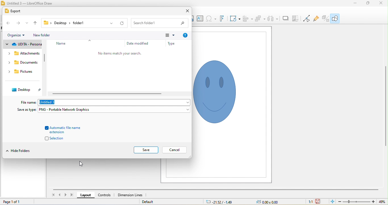  Describe the element at coordinates (54, 195) in the screenshot. I see `first slide` at that location.